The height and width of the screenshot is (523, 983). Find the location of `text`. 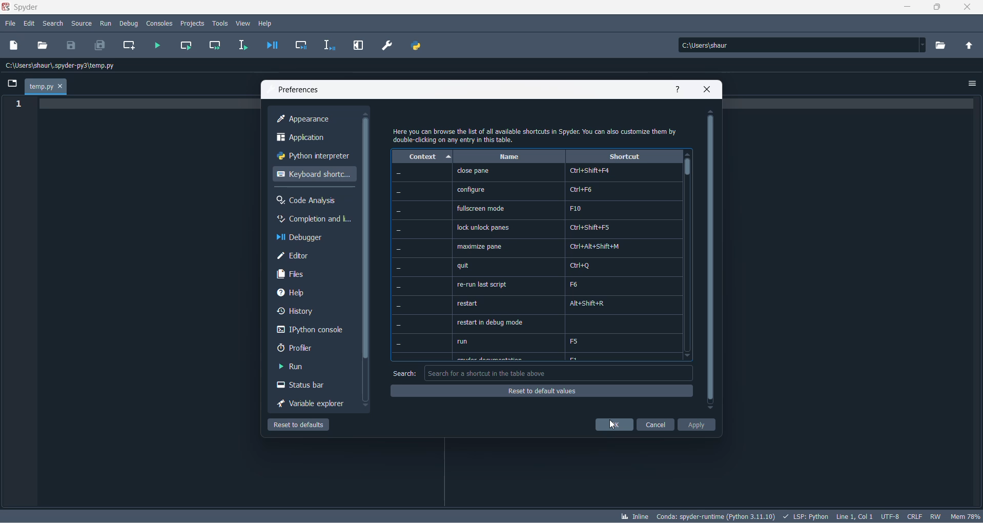

text is located at coordinates (537, 134).